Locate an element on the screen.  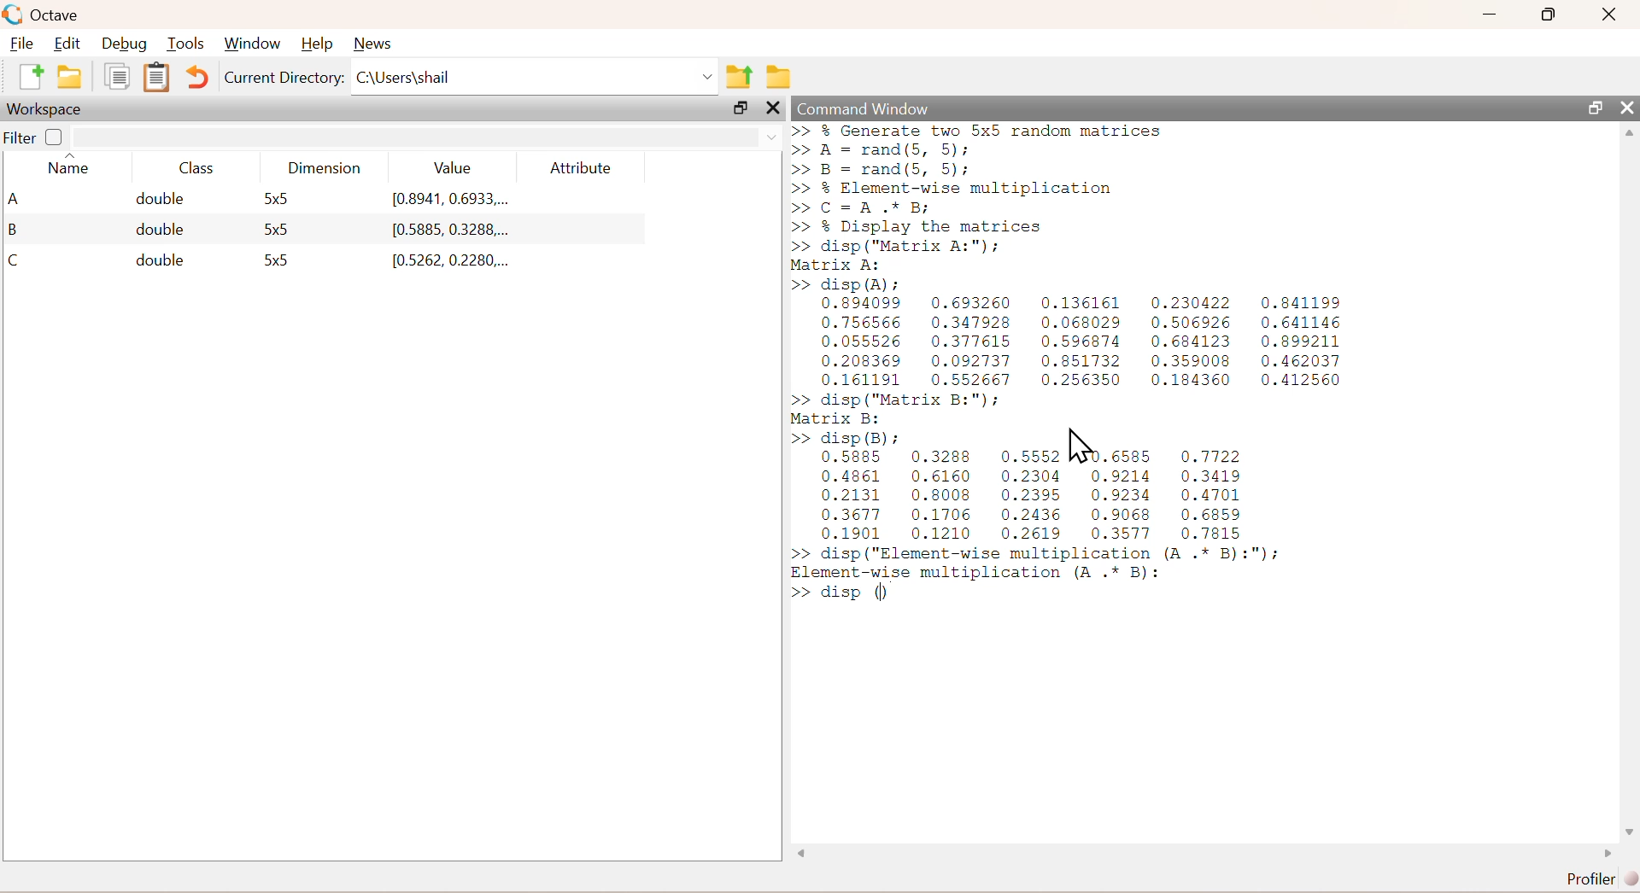
Help is located at coordinates (319, 39).